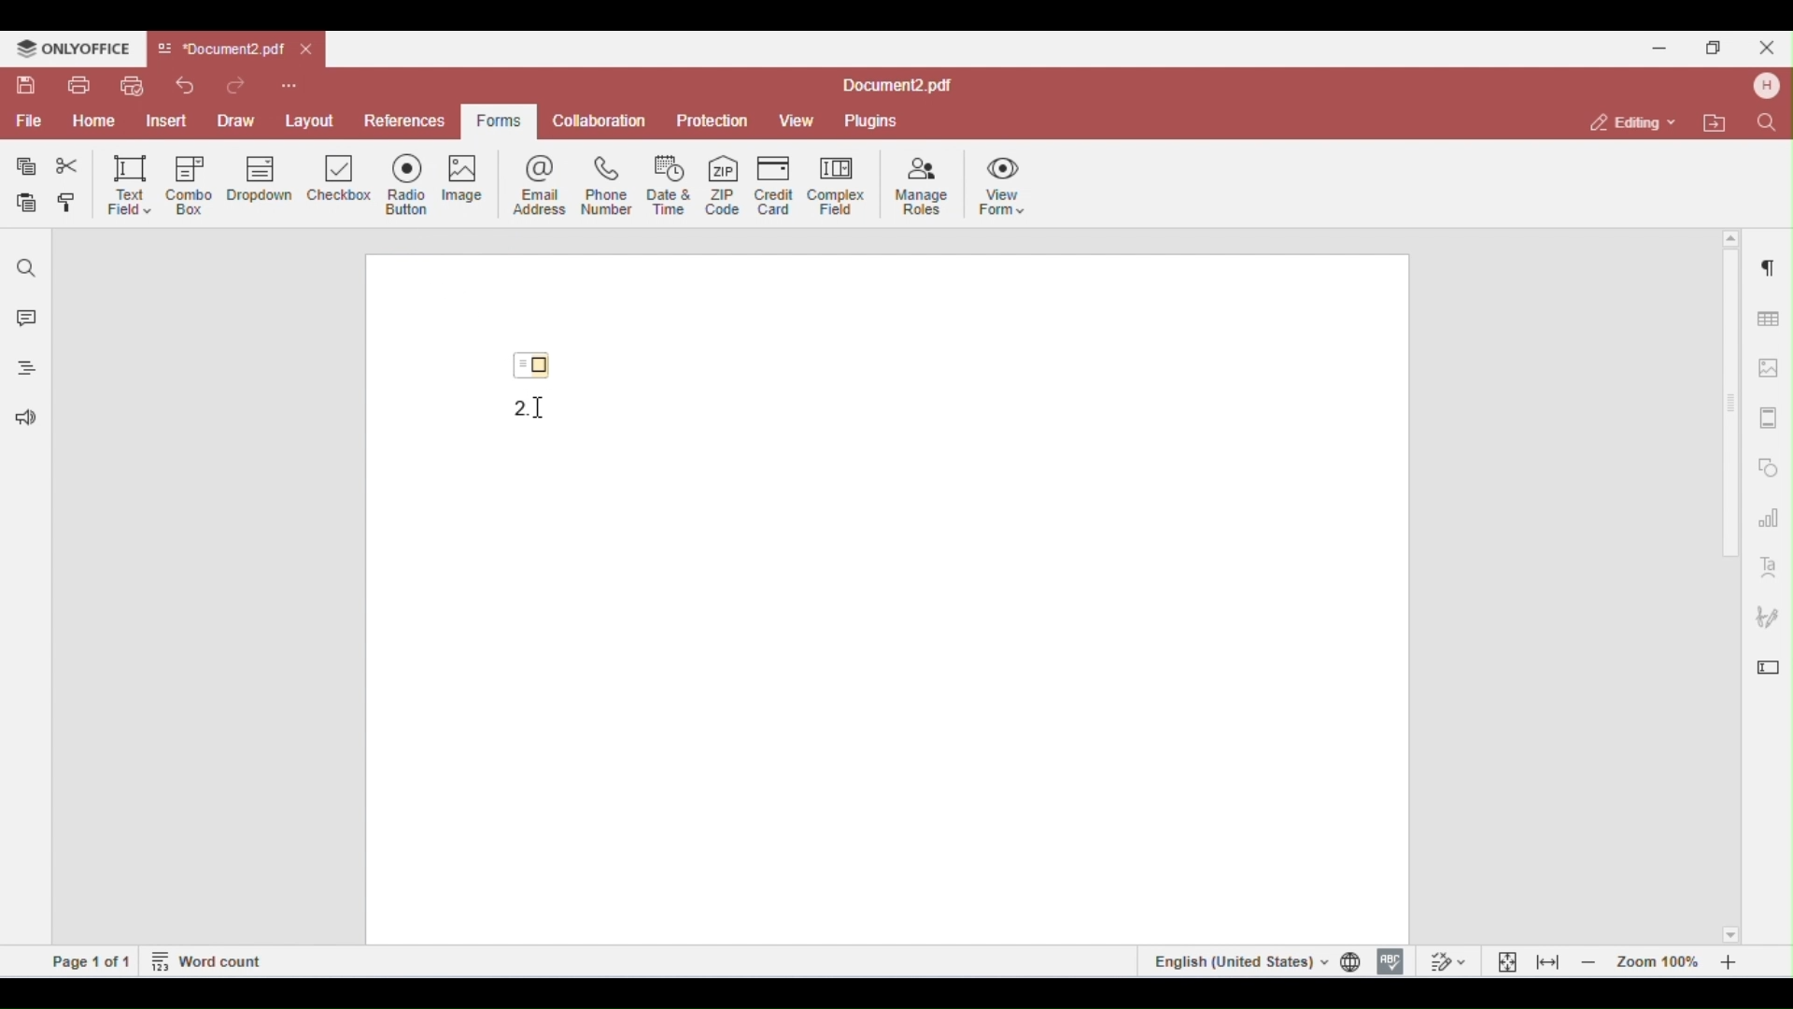 This screenshot has width=1793, height=1009. Describe the element at coordinates (239, 120) in the screenshot. I see `draw` at that location.